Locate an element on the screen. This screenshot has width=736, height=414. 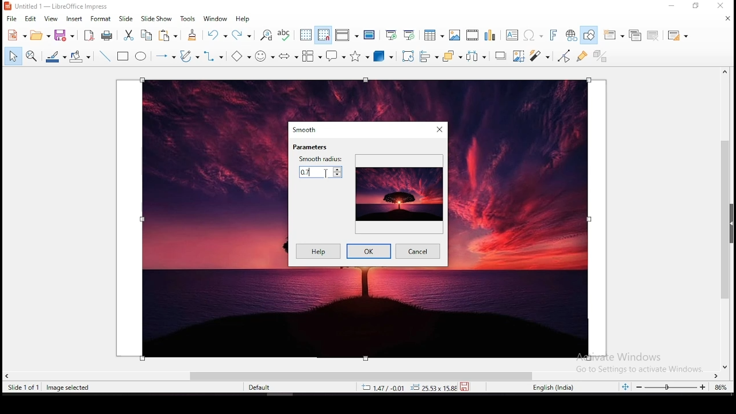
tables is located at coordinates (432, 35).